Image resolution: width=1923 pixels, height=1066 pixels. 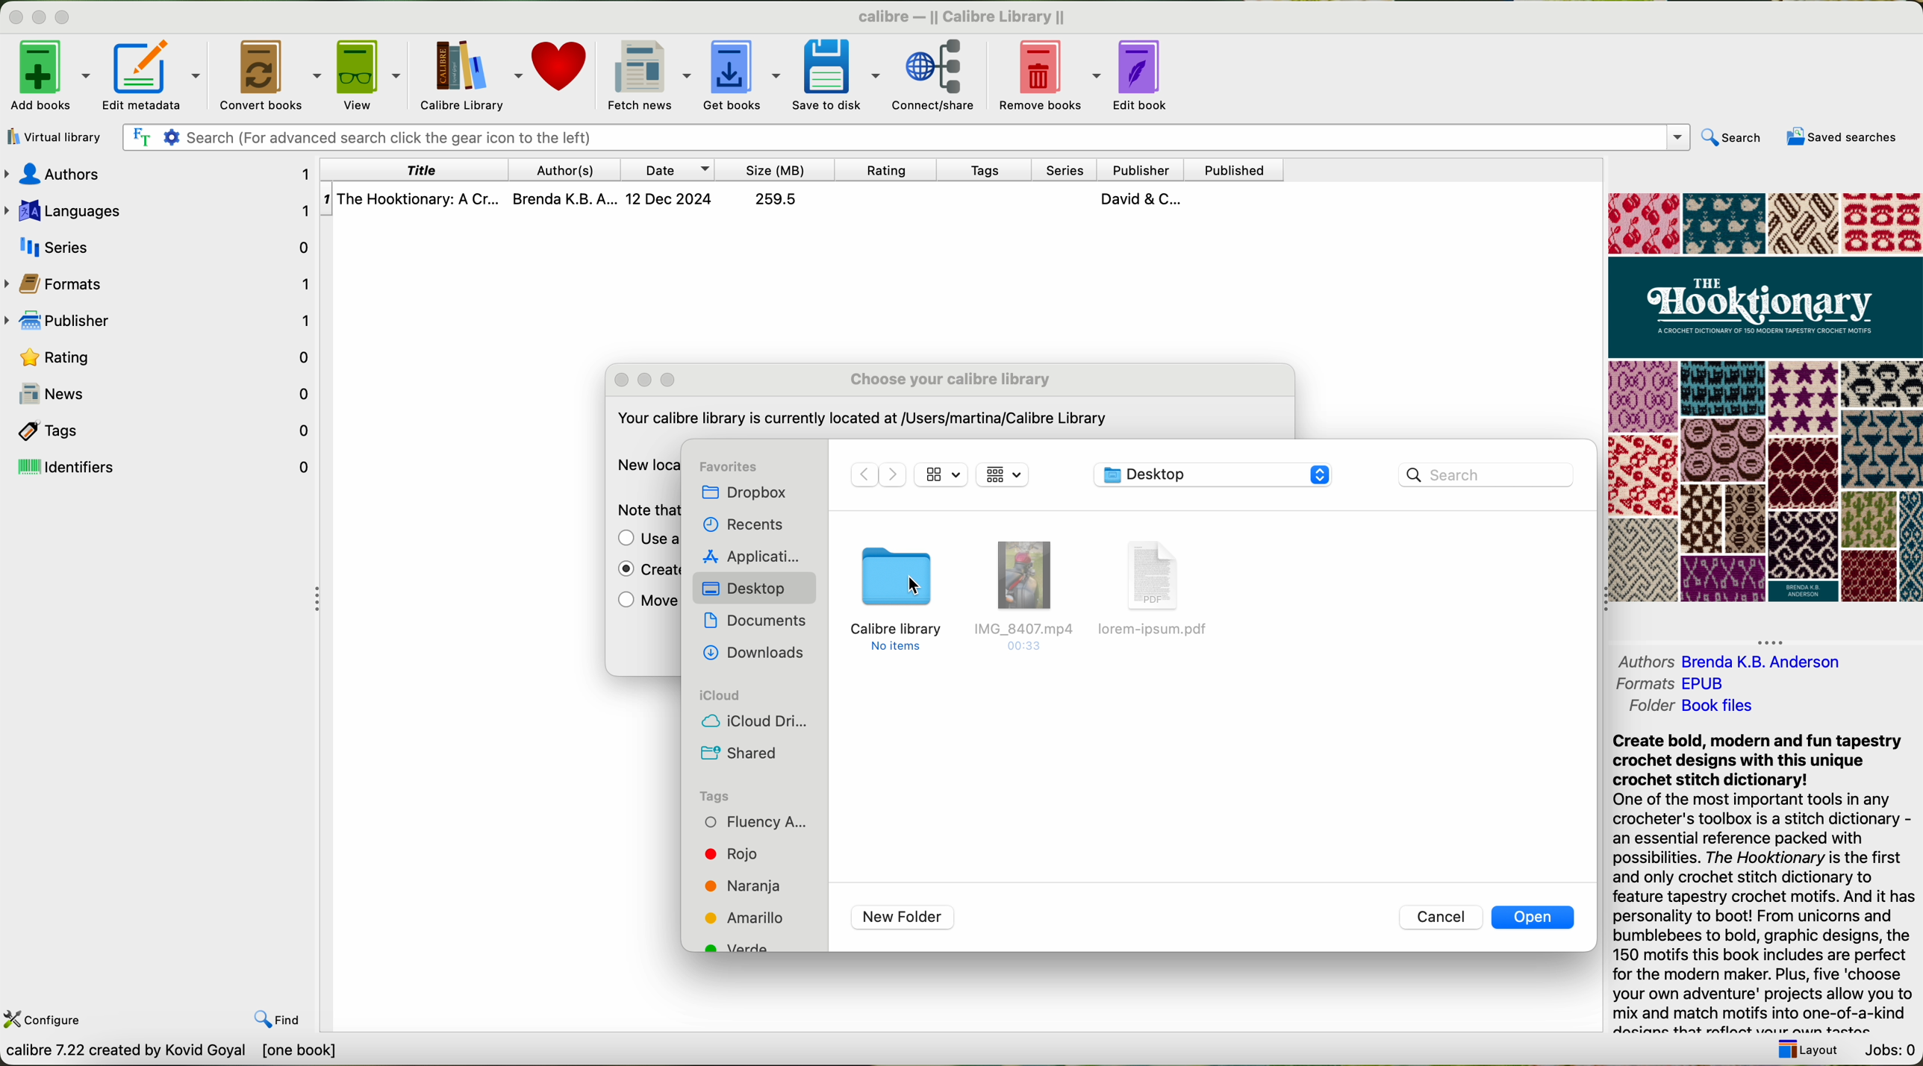 What do you see at coordinates (367, 74) in the screenshot?
I see `view` at bounding box center [367, 74].